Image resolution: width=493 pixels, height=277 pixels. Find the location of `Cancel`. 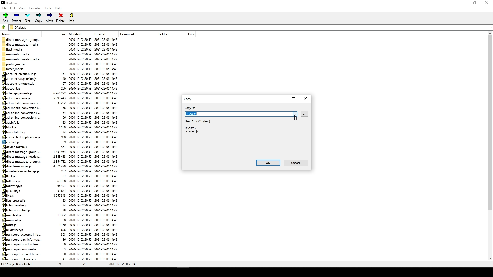

Cancel is located at coordinates (296, 163).